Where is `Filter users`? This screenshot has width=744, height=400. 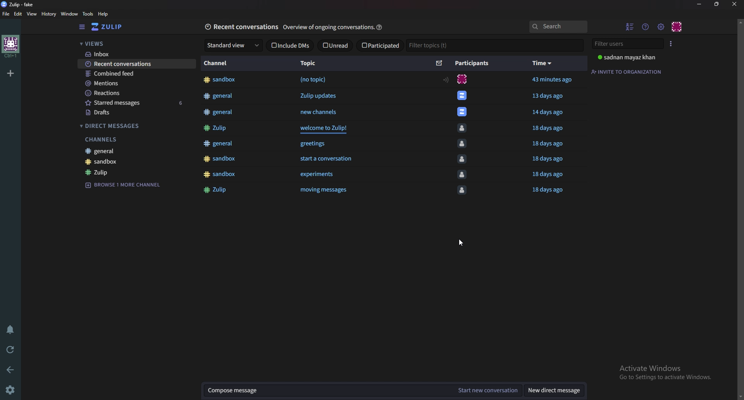 Filter users is located at coordinates (628, 43).